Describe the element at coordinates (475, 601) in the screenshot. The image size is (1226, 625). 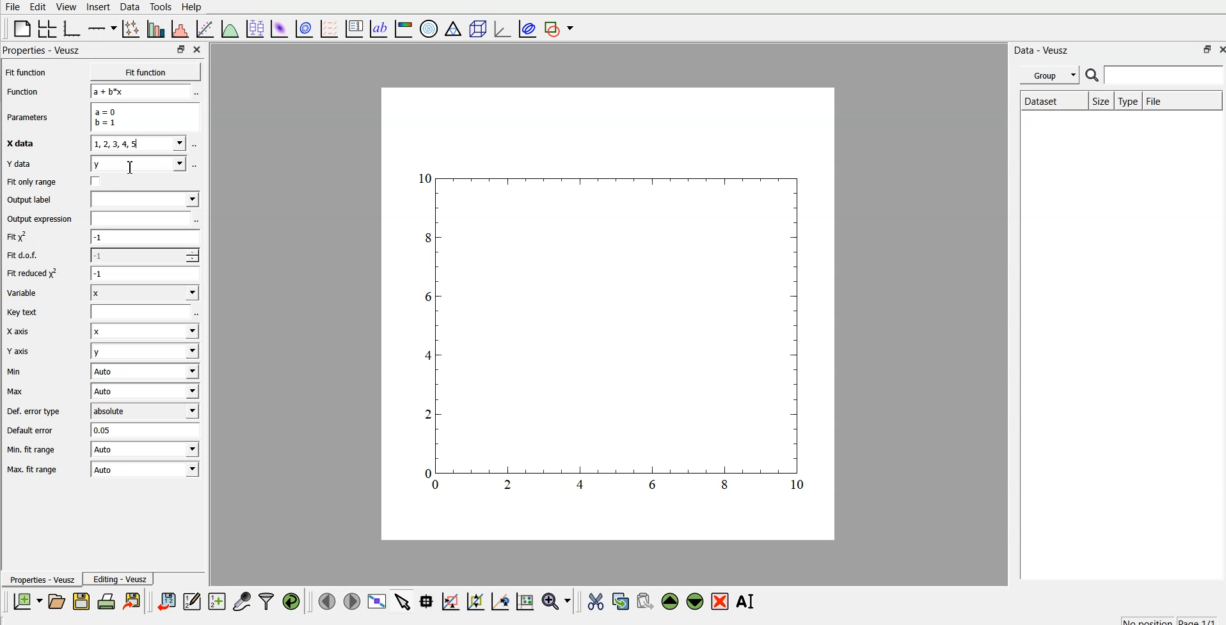
I see `click to zoom out on graph axes` at that location.